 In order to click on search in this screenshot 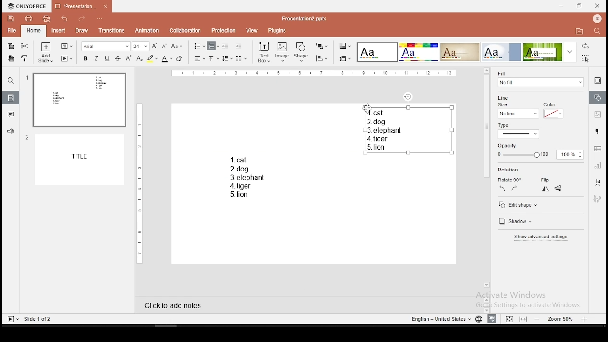, I will do `click(599, 32)`.